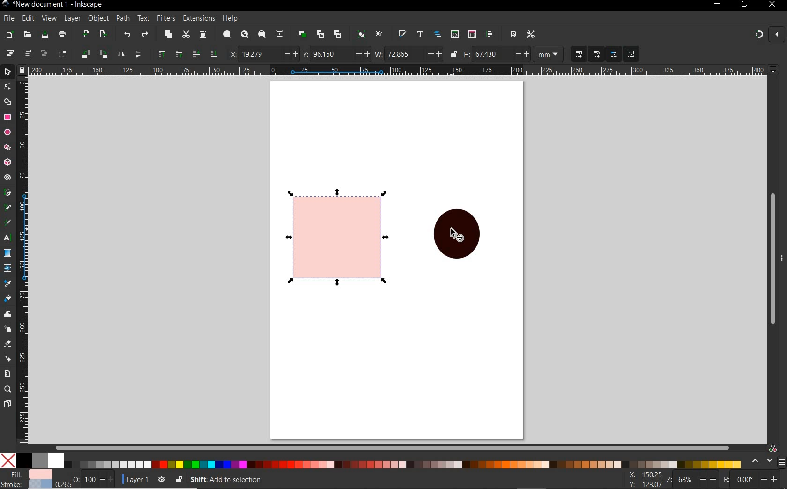 The height and width of the screenshot is (489, 787). Describe the element at coordinates (754, 480) in the screenshot. I see `rotate` at that location.